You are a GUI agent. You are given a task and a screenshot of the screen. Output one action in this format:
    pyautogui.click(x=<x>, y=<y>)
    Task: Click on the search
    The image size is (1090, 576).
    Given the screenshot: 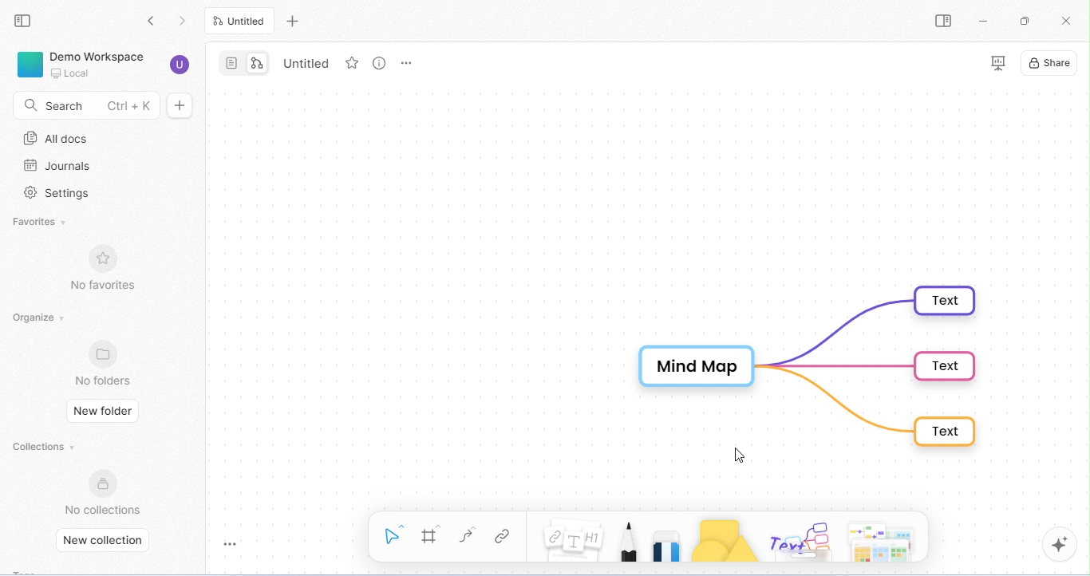 What is the action you would take?
    pyautogui.click(x=82, y=106)
    